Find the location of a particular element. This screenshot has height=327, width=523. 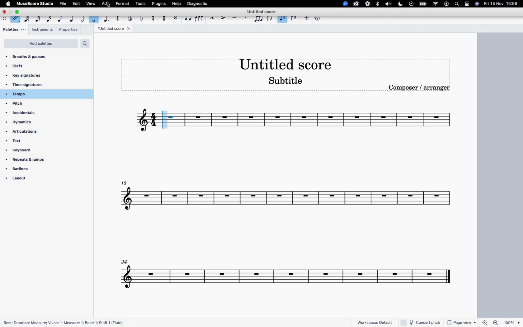

score title is located at coordinates (114, 29).